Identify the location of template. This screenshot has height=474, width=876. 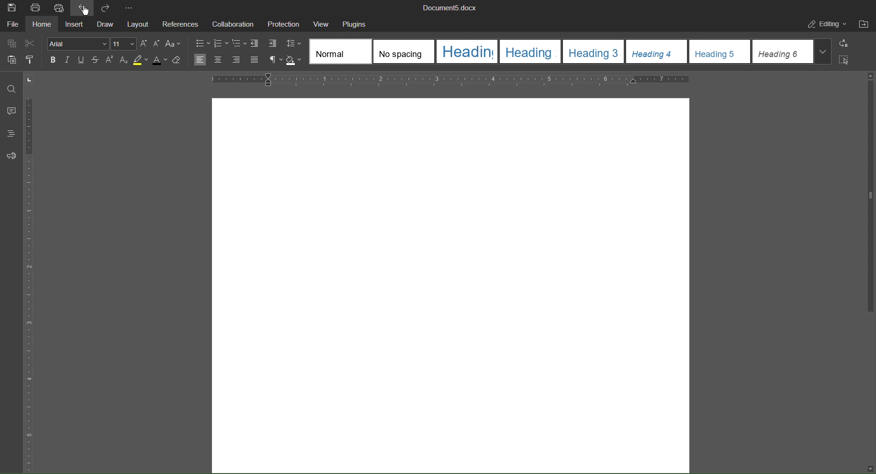
(657, 51).